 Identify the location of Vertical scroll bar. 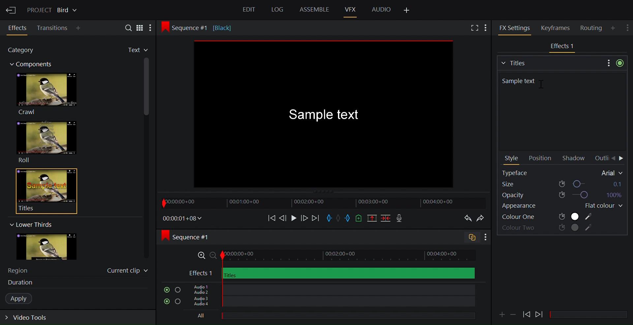
(147, 120).